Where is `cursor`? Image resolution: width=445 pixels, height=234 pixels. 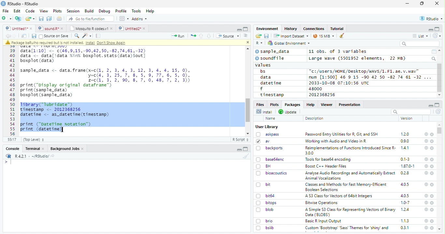 cursor is located at coordinates (64, 130).